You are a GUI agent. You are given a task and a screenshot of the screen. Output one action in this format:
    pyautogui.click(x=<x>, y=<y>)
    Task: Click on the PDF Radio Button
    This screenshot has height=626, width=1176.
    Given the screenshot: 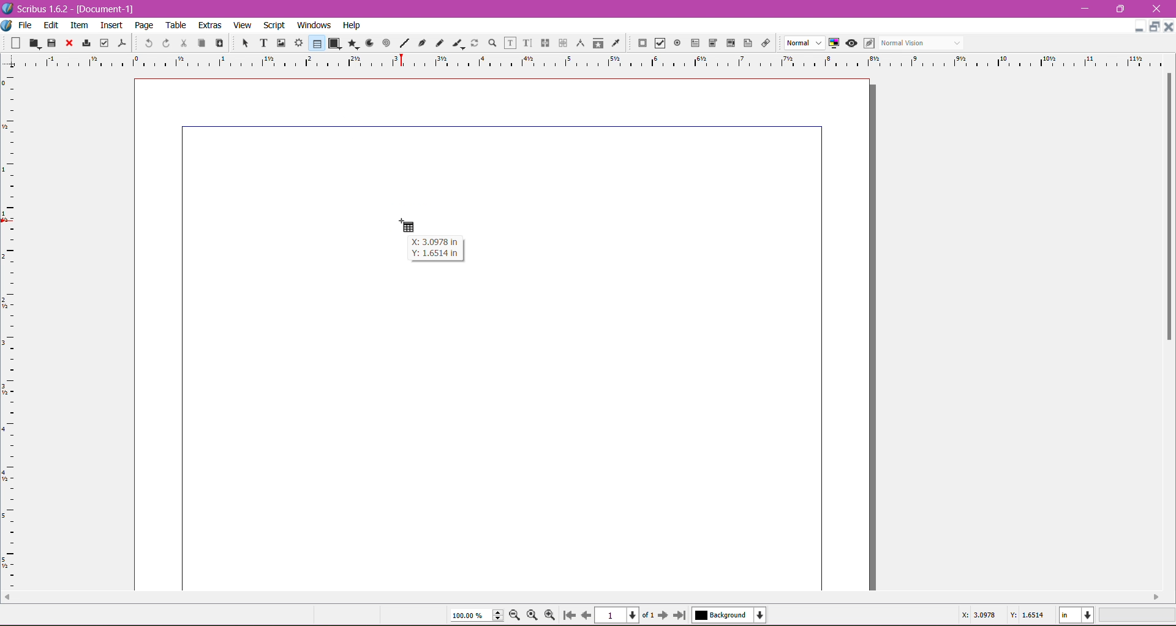 What is the action you would take?
    pyautogui.click(x=675, y=45)
    